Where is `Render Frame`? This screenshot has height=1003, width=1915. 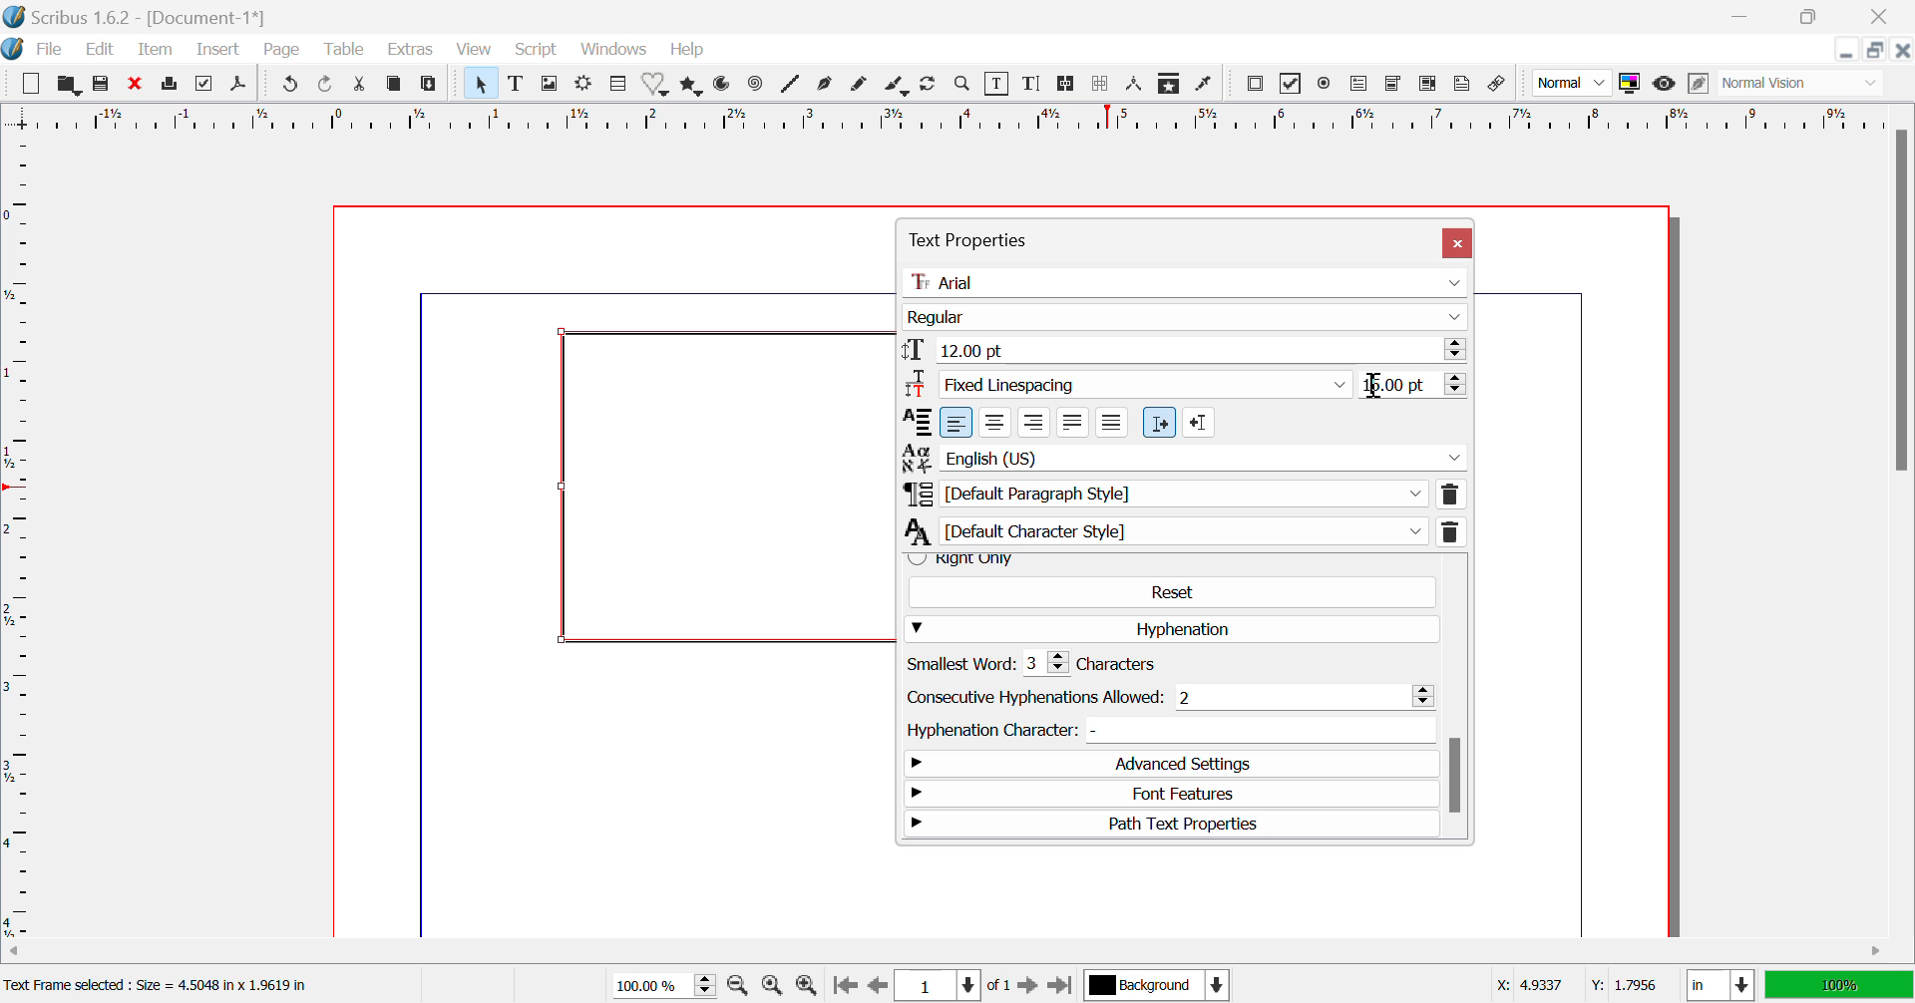
Render Frame is located at coordinates (586, 84).